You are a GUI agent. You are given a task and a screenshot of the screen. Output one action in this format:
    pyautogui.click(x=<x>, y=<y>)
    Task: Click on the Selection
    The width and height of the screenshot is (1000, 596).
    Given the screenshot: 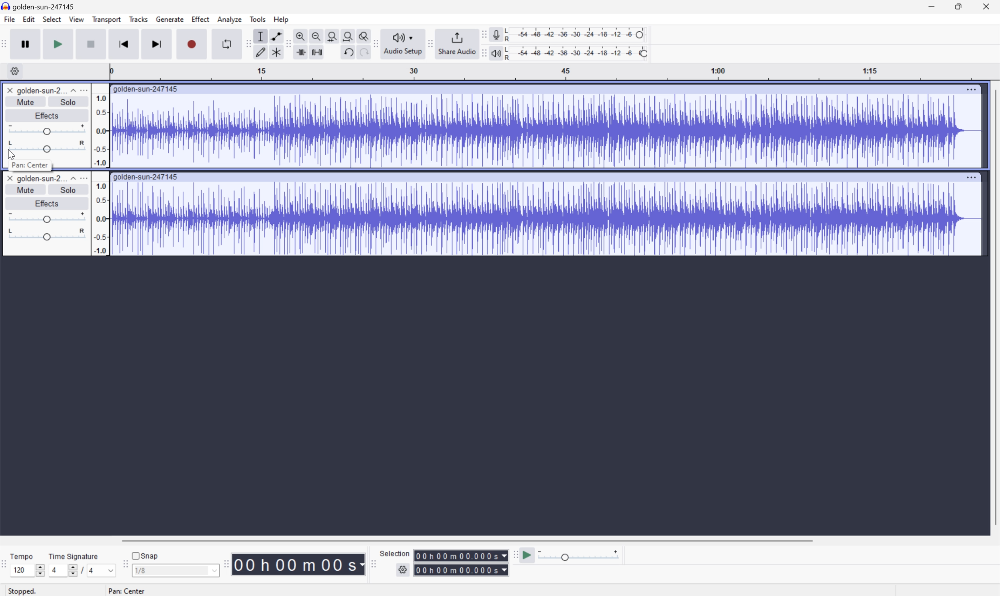 What is the action you would take?
    pyautogui.click(x=396, y=553)
    